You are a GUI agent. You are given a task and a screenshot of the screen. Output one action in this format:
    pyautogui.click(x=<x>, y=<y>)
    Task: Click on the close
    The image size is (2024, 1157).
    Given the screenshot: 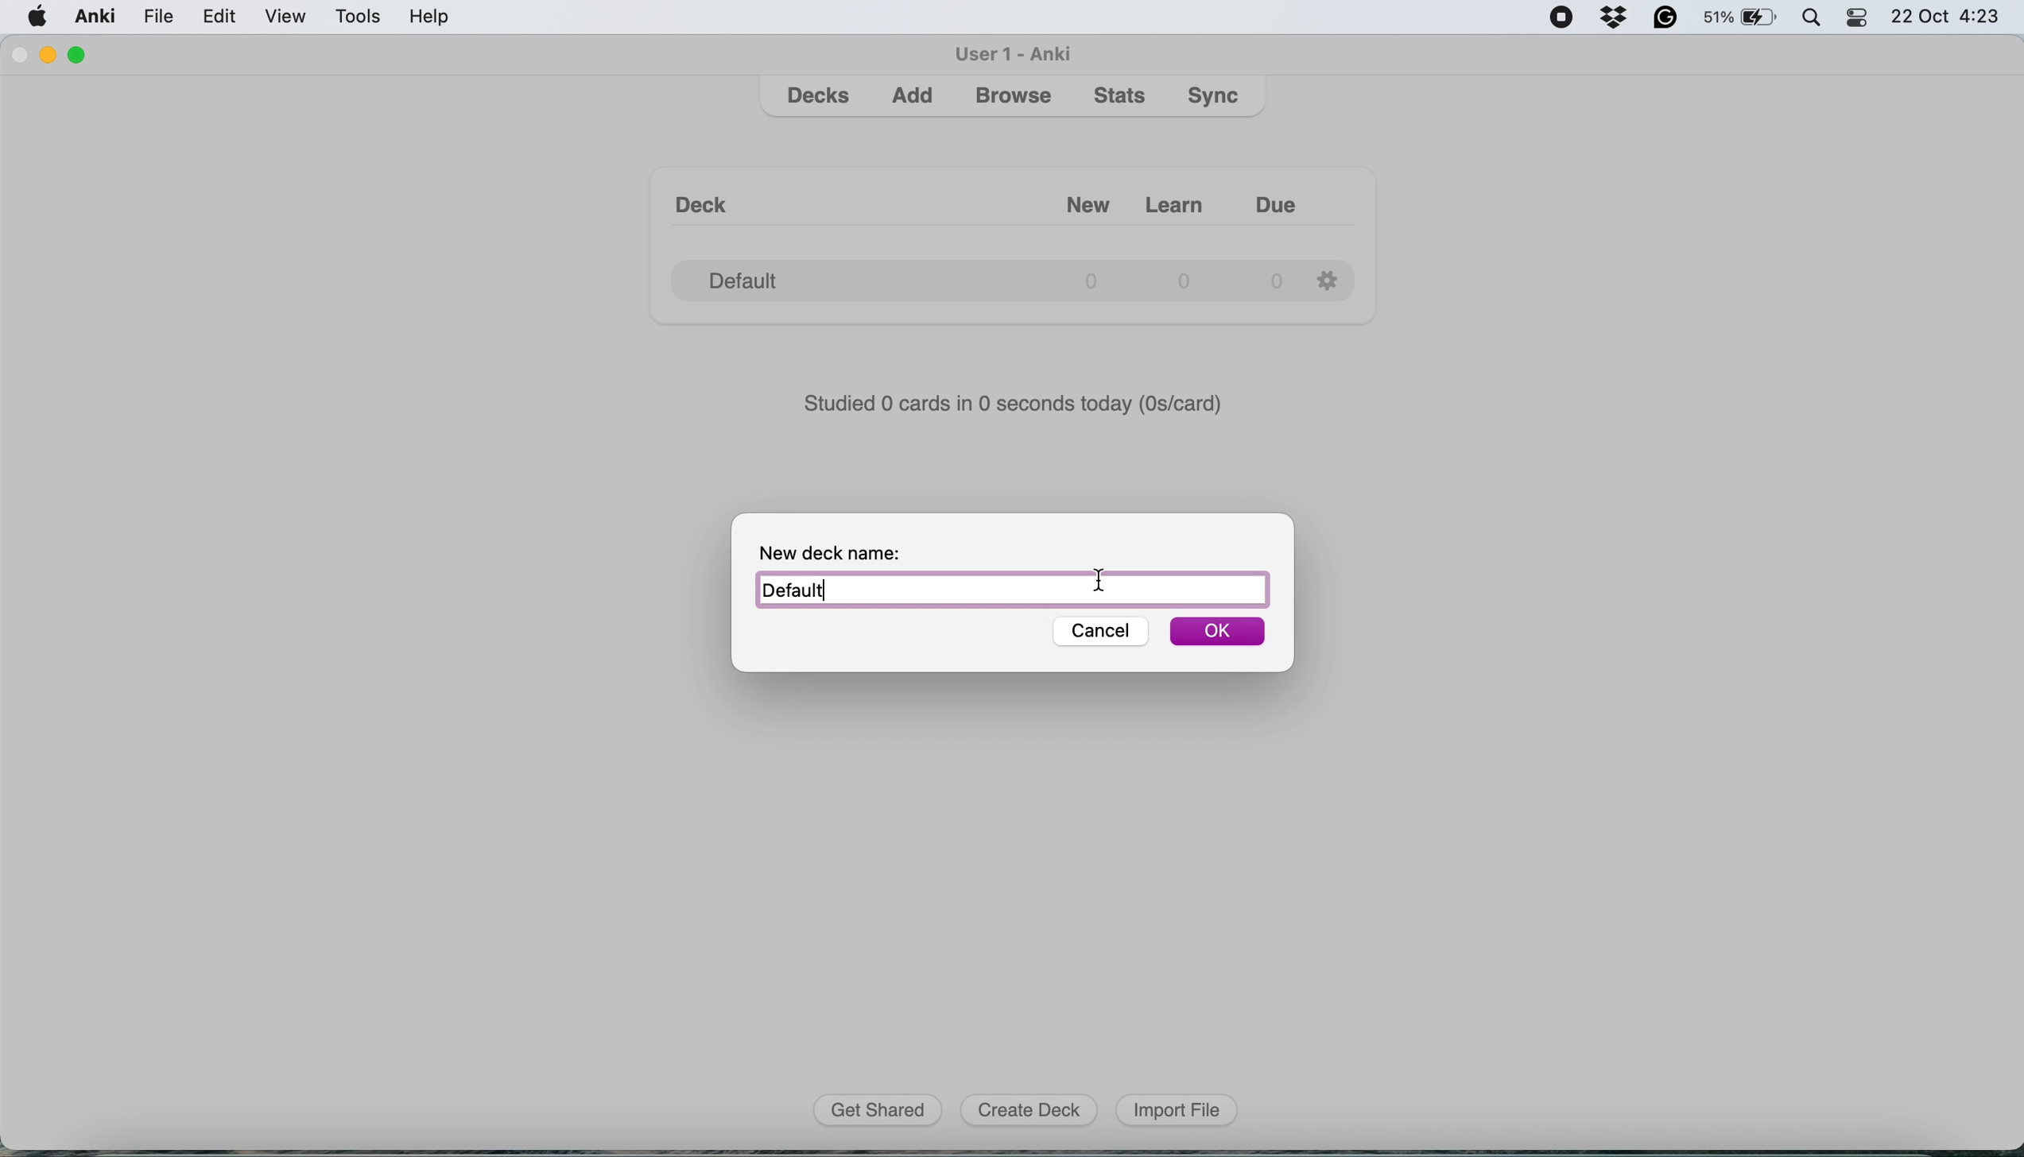 What is the action you would take?
    pyautogui.click(x=21, y=57)
    